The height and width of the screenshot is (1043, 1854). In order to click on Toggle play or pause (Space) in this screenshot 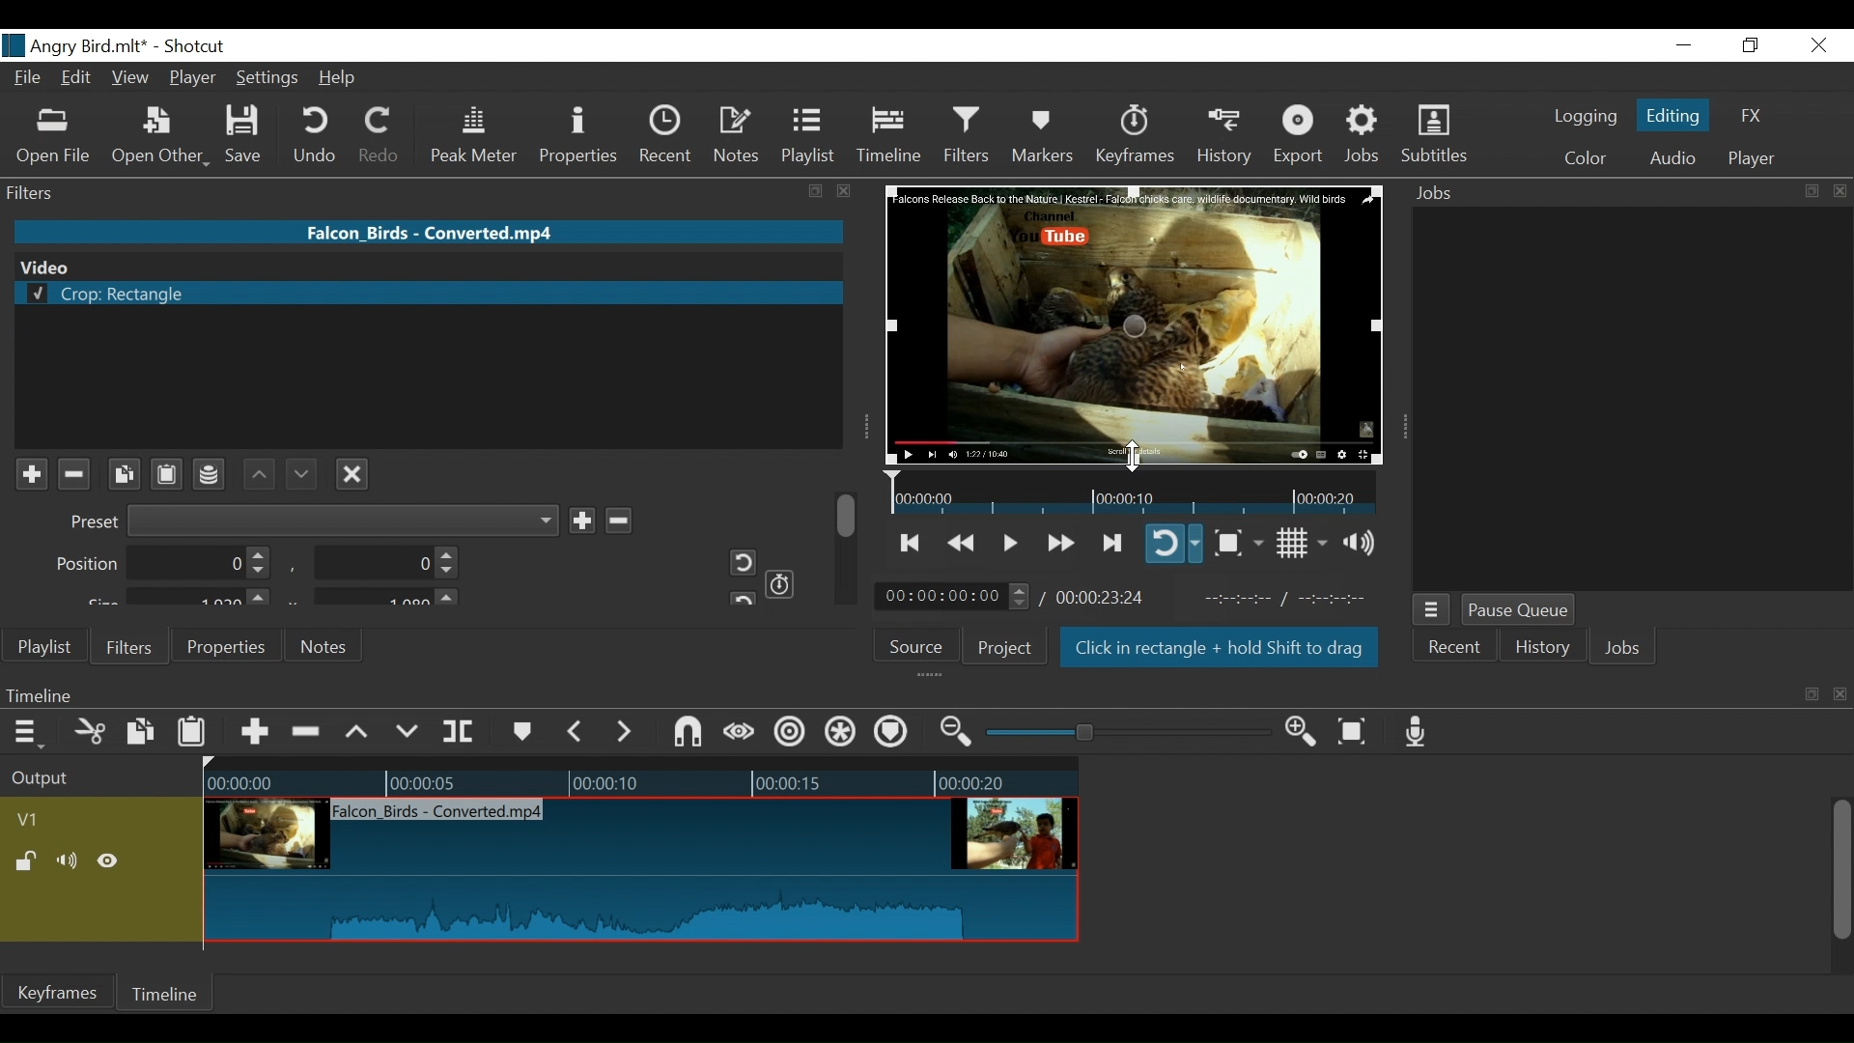, I will do `click(1007, 545)`.